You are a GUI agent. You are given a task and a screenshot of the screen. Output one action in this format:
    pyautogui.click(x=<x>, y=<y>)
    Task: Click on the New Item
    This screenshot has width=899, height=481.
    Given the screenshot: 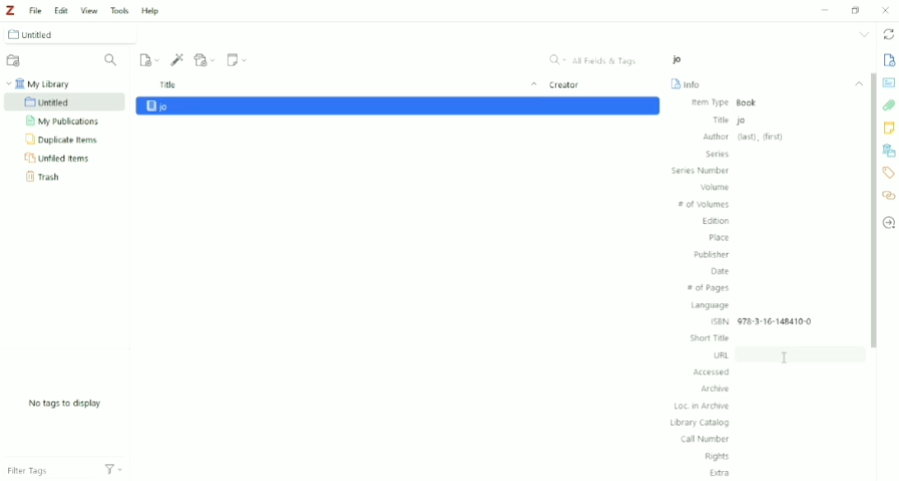 What is the action you would take?
    pyautogui.click(x=148, y=59)
    